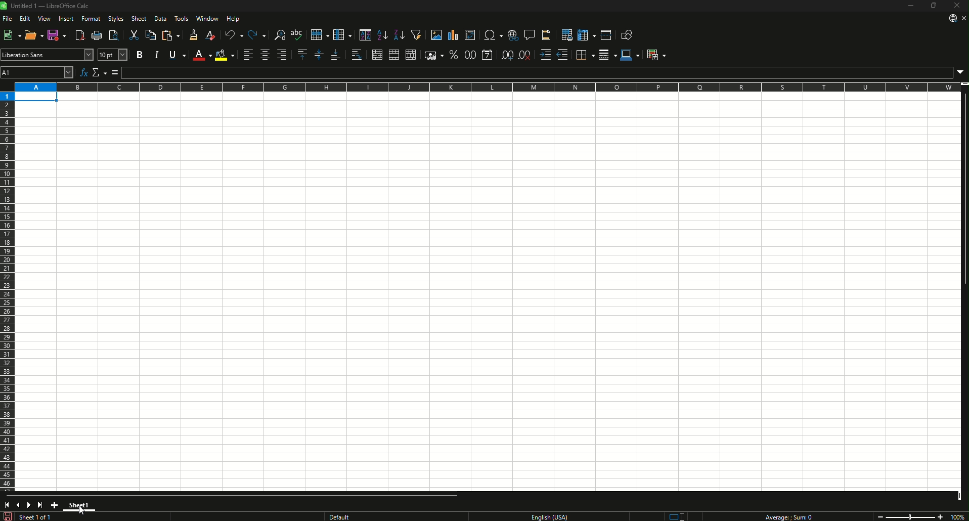 The width and height of the screenshot is (969, 521). I want to click on File, so click(8, 19).